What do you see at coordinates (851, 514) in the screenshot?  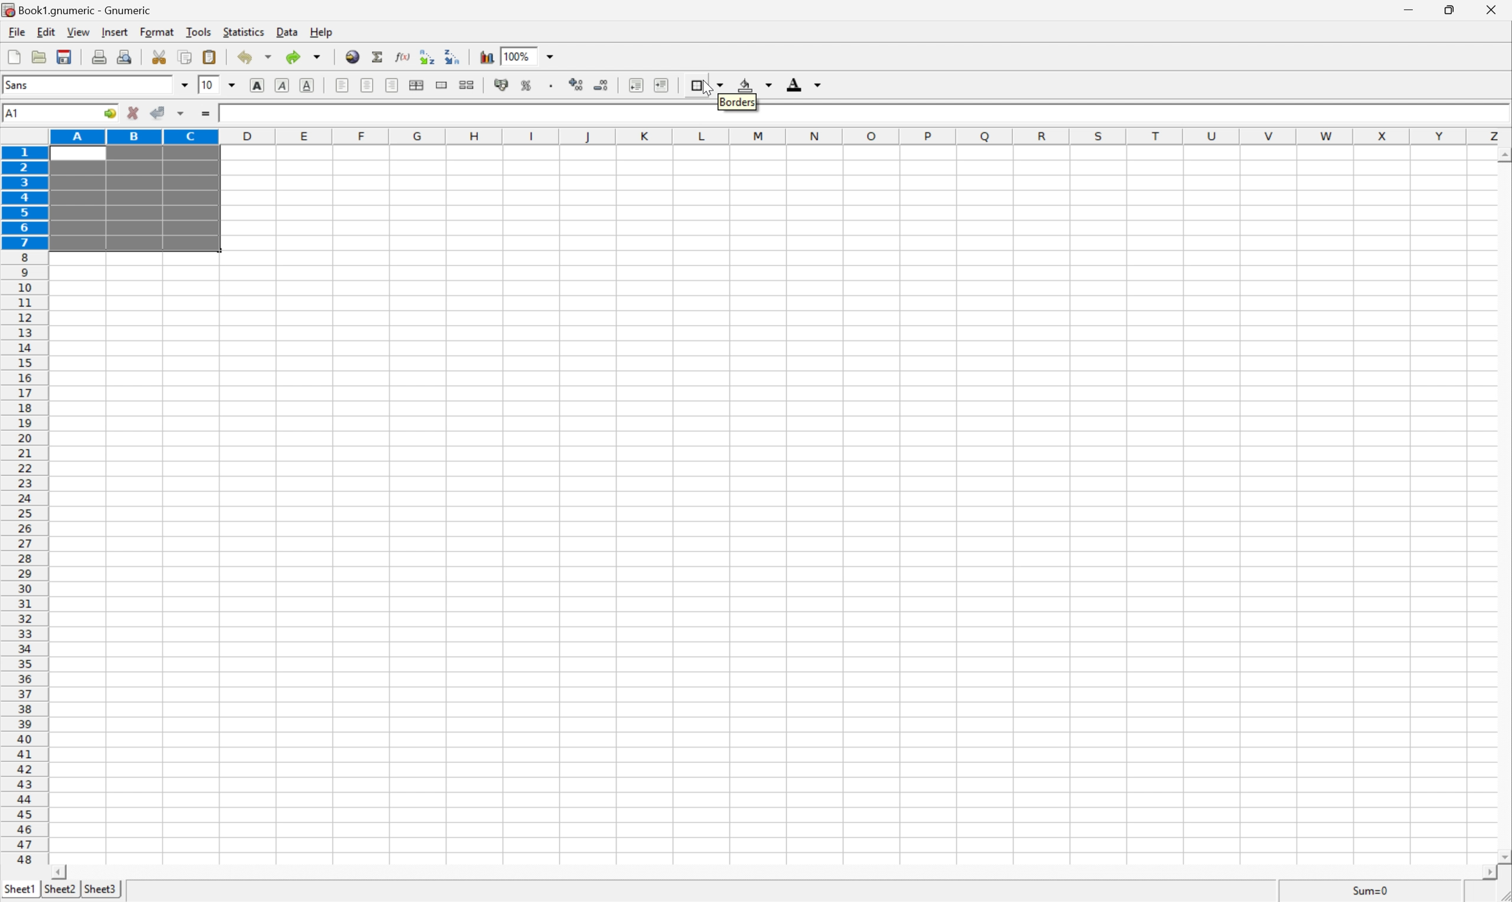 I see `Cells` at bounding box center [851, 514].